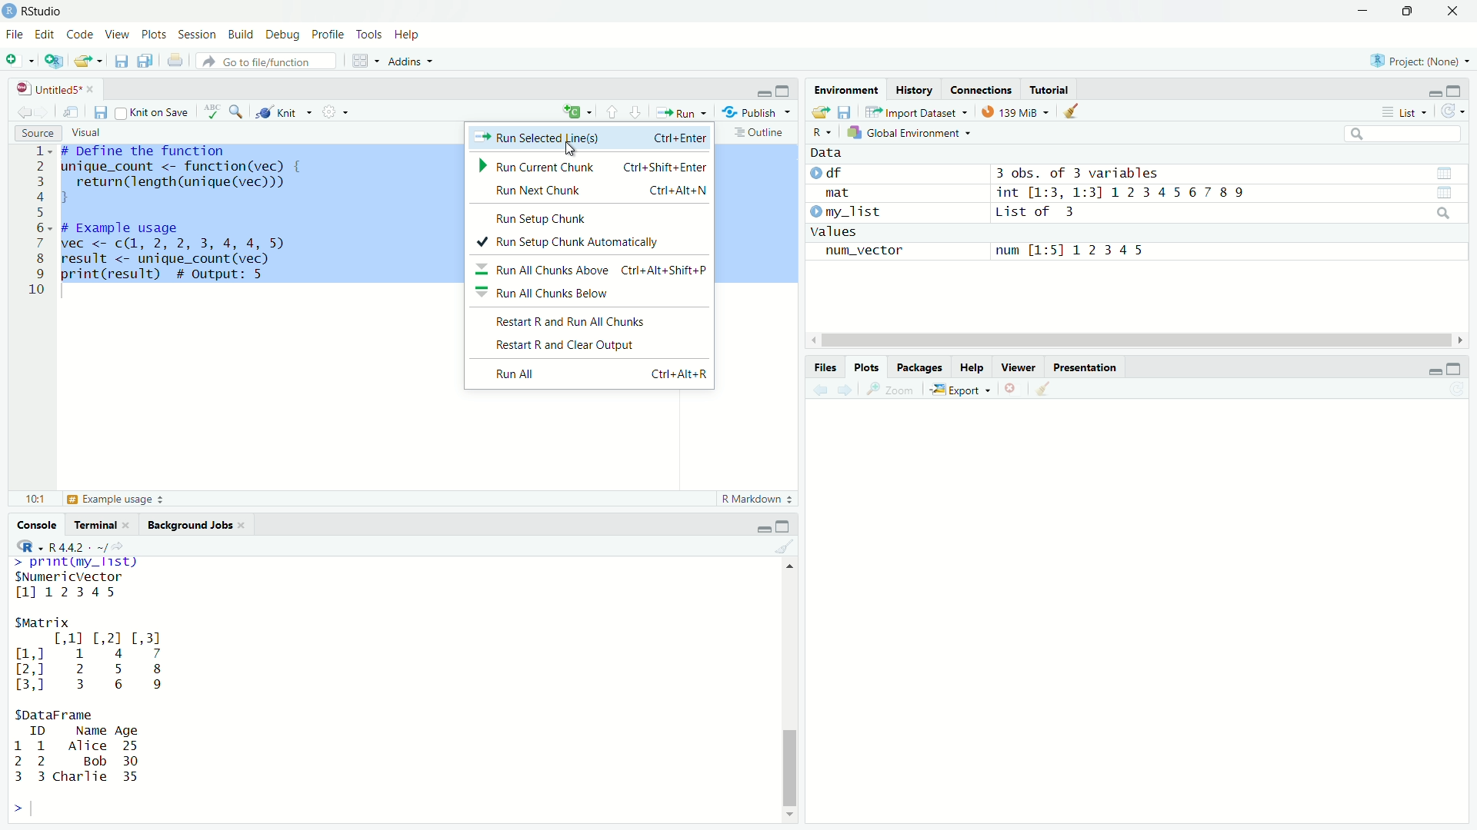 Image resolution: width=1477 pixels, height=830 pixels. What do you see at coordinates (81, 546) in the screenshot?
I see `R 4.4.2 . ~/` at bounding box center [81, 546].